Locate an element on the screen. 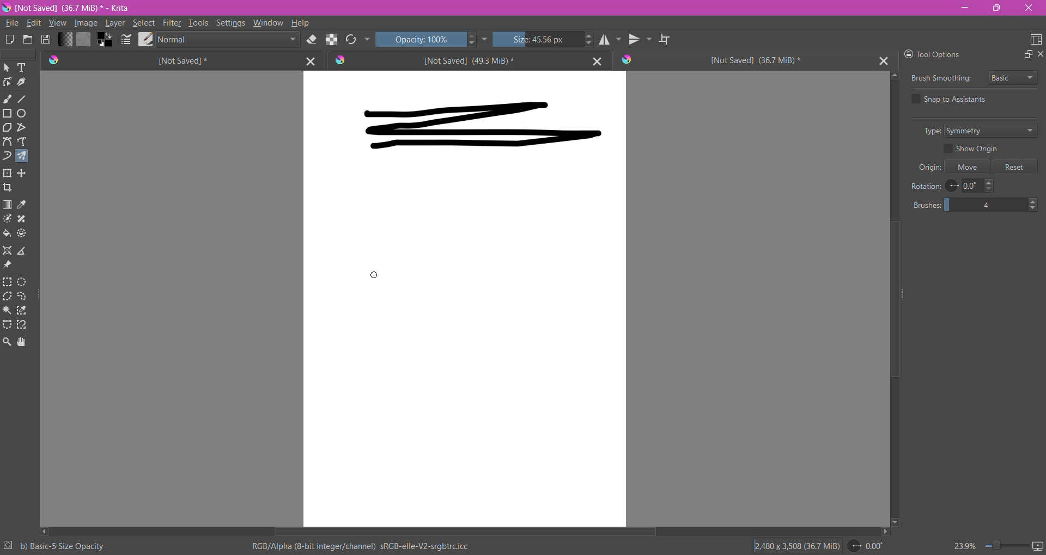  Polygon Tool is located at coordinates (7, 128).